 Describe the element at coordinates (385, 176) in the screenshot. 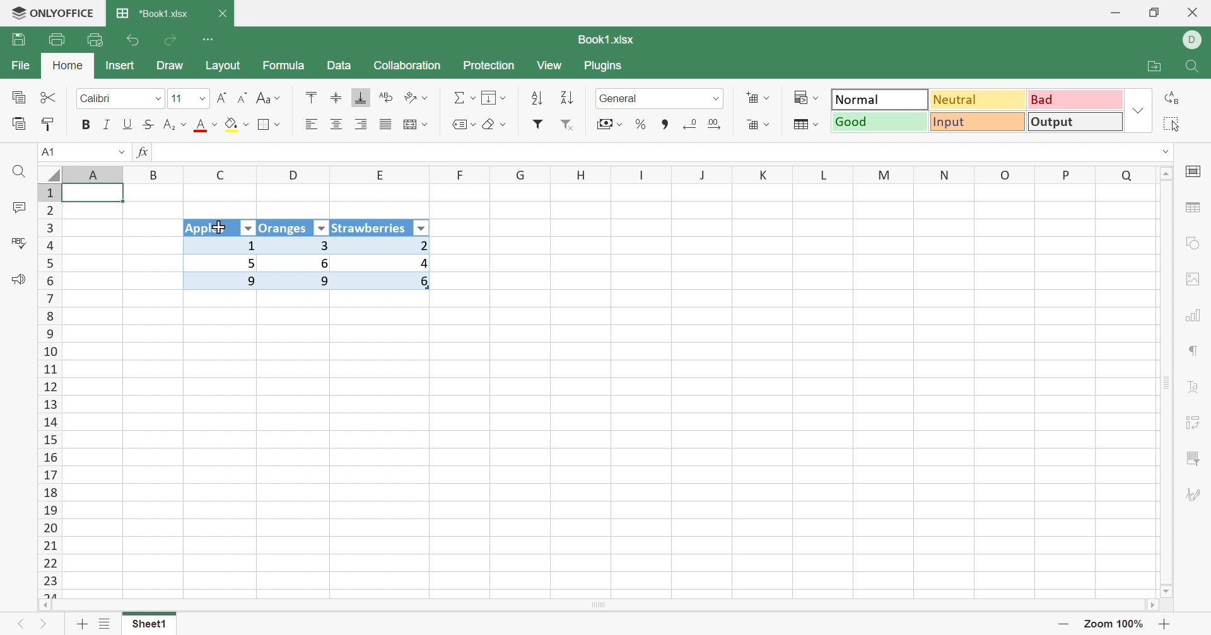

I see `E` at that location.